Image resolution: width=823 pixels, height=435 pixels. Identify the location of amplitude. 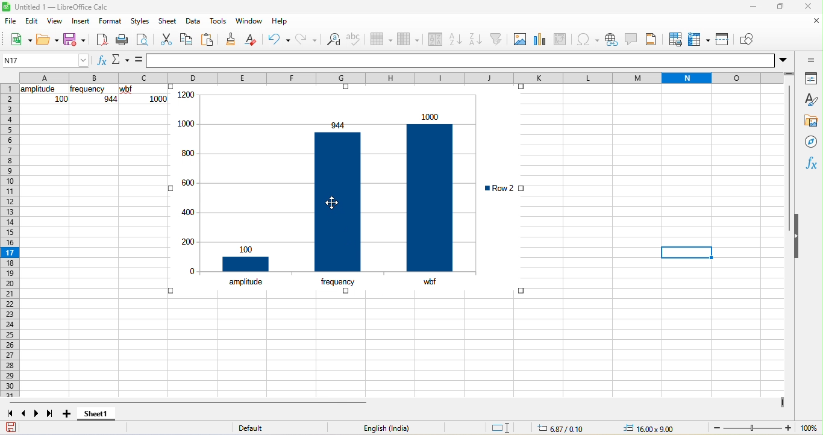
(38, 89).